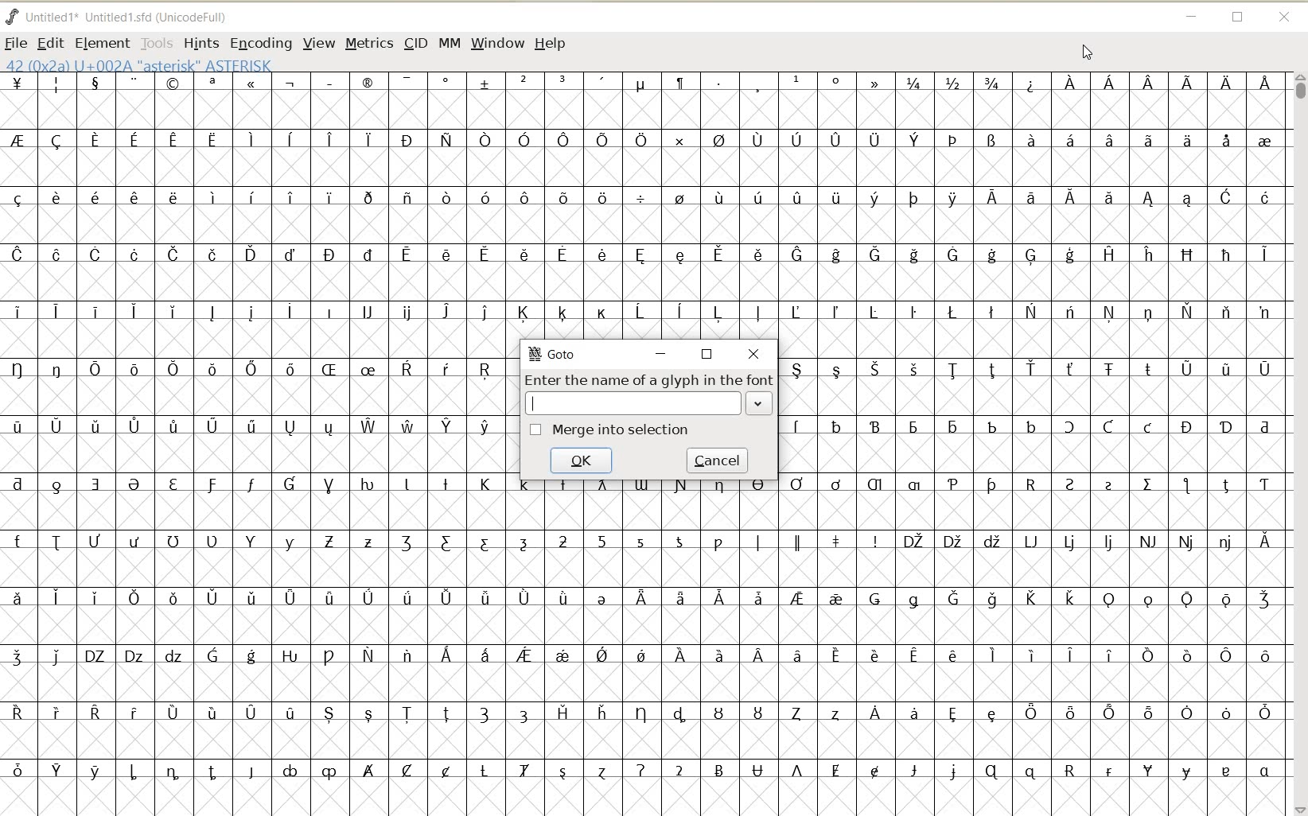  Describe the element at coordinates (496, 44) in the screenshot. I see `WINDOW` at that location.